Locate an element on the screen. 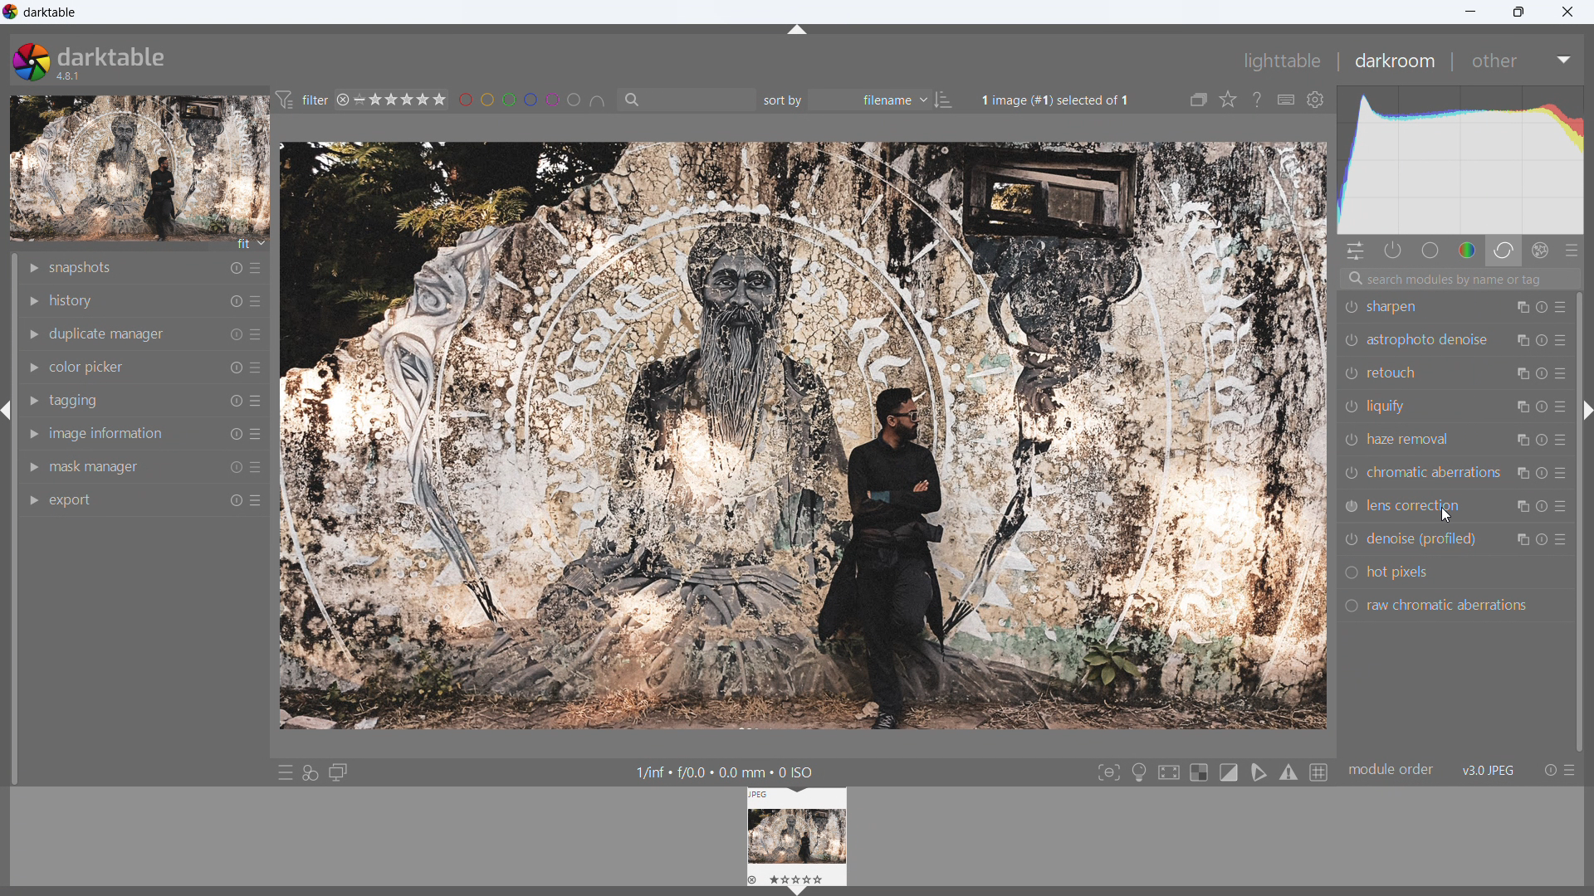 The width and height of the screenshot is (1594, 896). export is located at coordinates (71, 500).